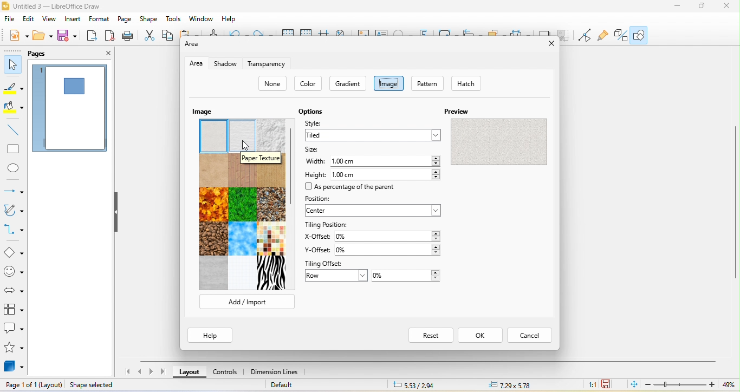 Image resolution: width=740 pixels, height=392 pixels. I want to click on flowchart, so click(14, 309).